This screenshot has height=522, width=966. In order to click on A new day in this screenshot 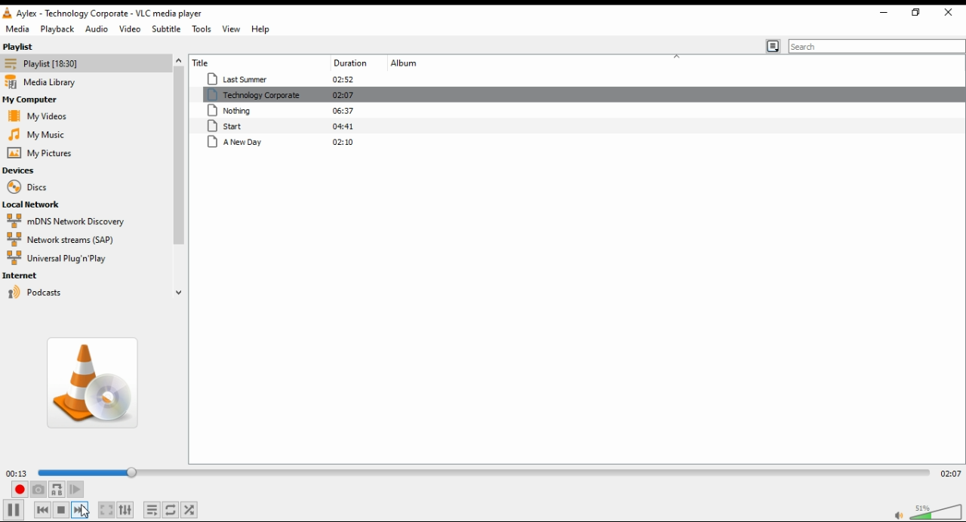, I will do `click(280, 143)`.